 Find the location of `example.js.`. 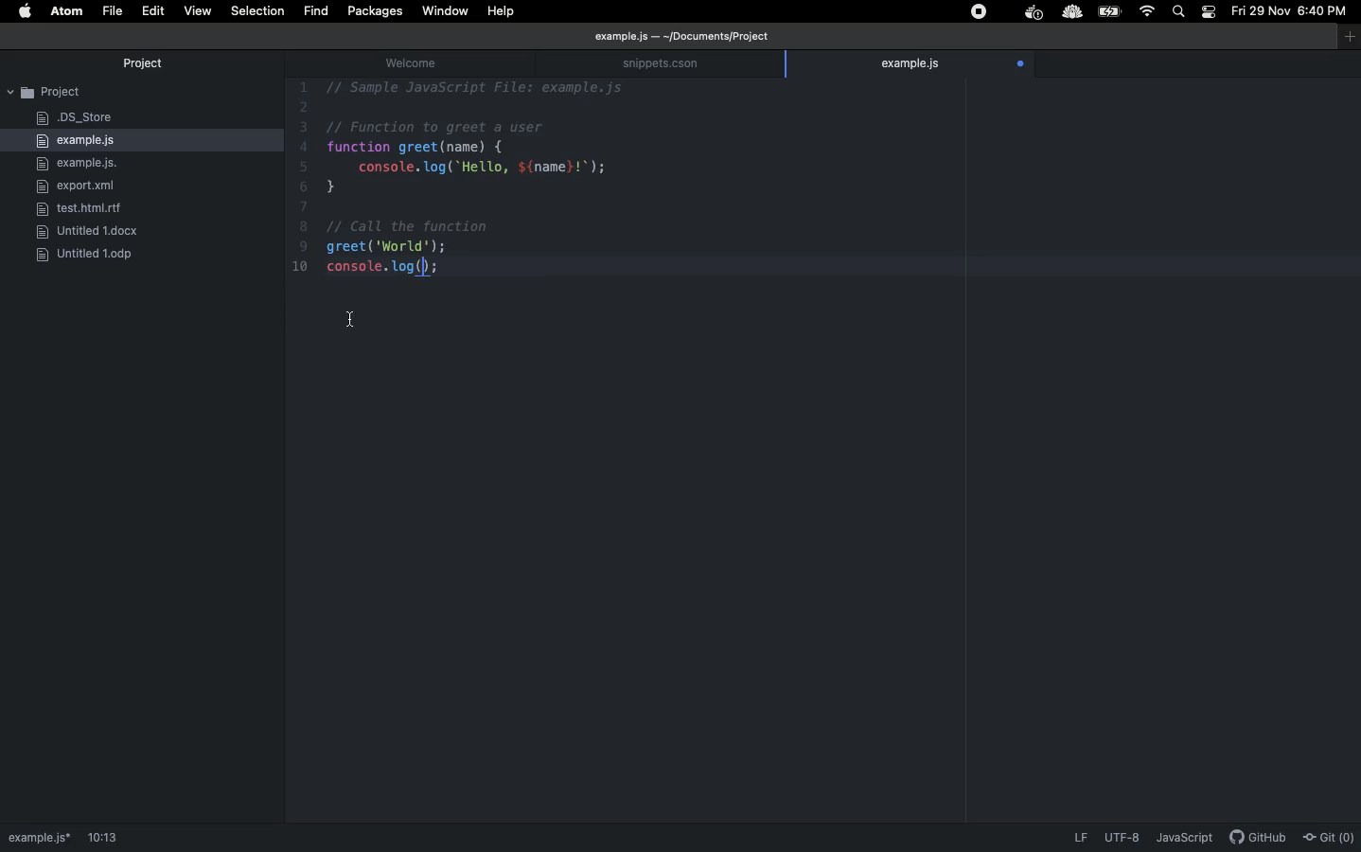

example.js. is located at coordinates (80, 164).